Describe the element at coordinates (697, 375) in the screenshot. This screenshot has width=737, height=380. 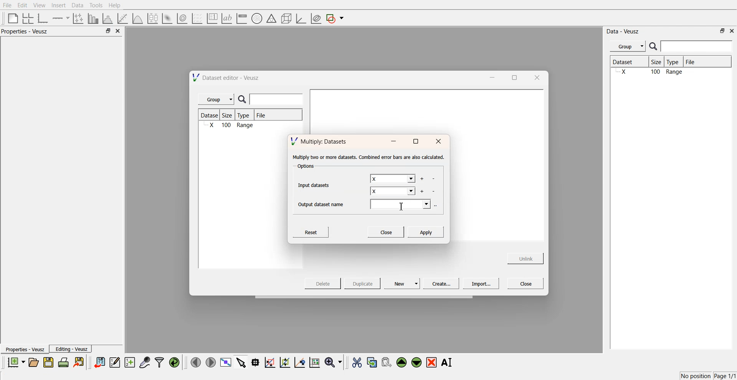
I see `No position` at that location.